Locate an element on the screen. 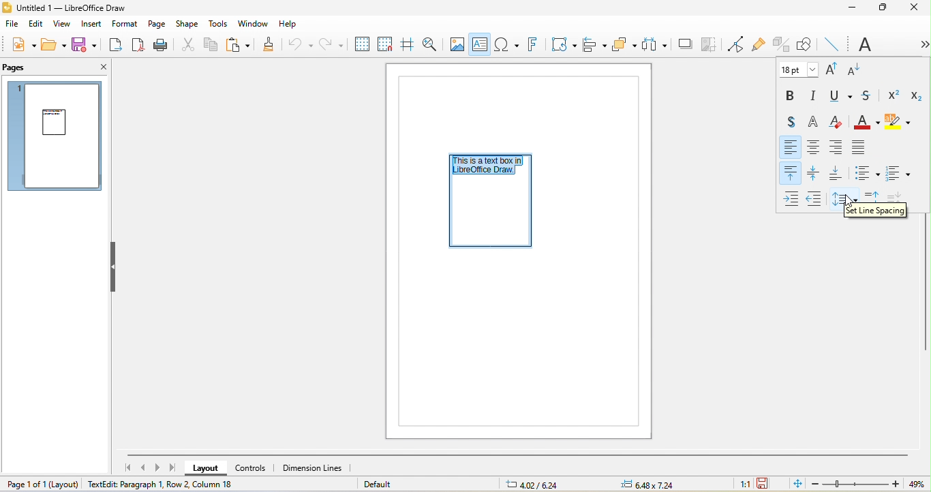 The height and width of the screenshot is (492, 931). clone formatting is located at coordinates (273, 44).